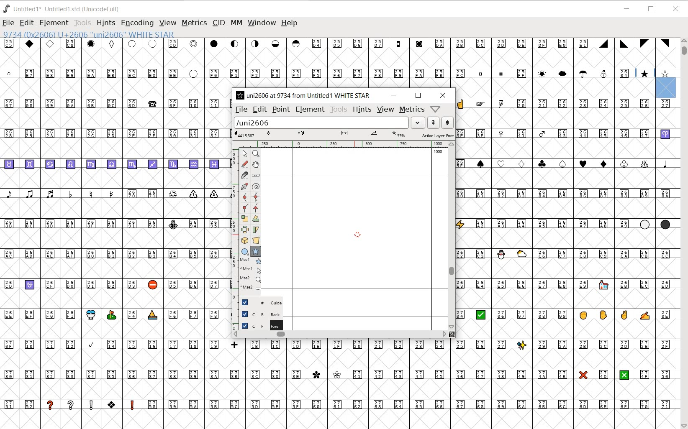  I want to click on CID, so click(218, 23).